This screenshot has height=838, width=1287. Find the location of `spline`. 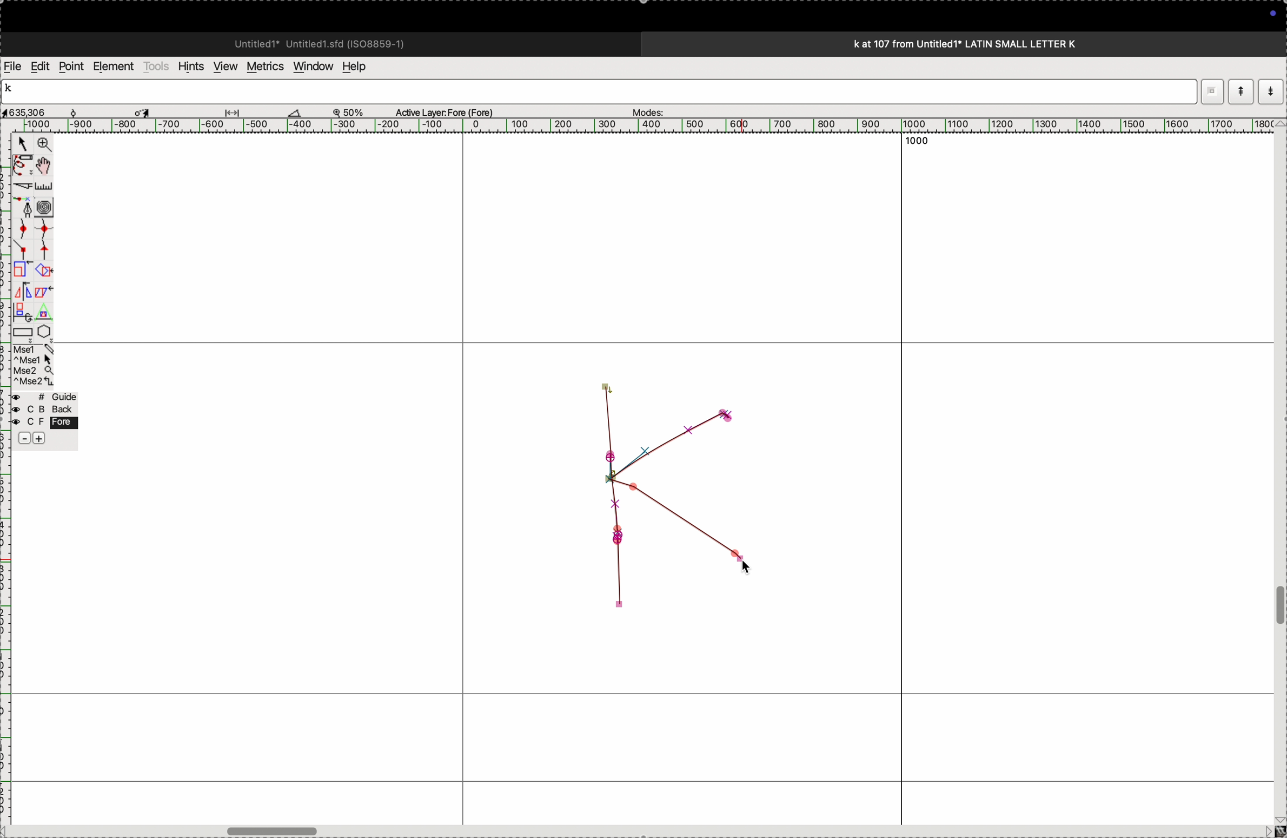

spline is located at coordinates (33, 237).